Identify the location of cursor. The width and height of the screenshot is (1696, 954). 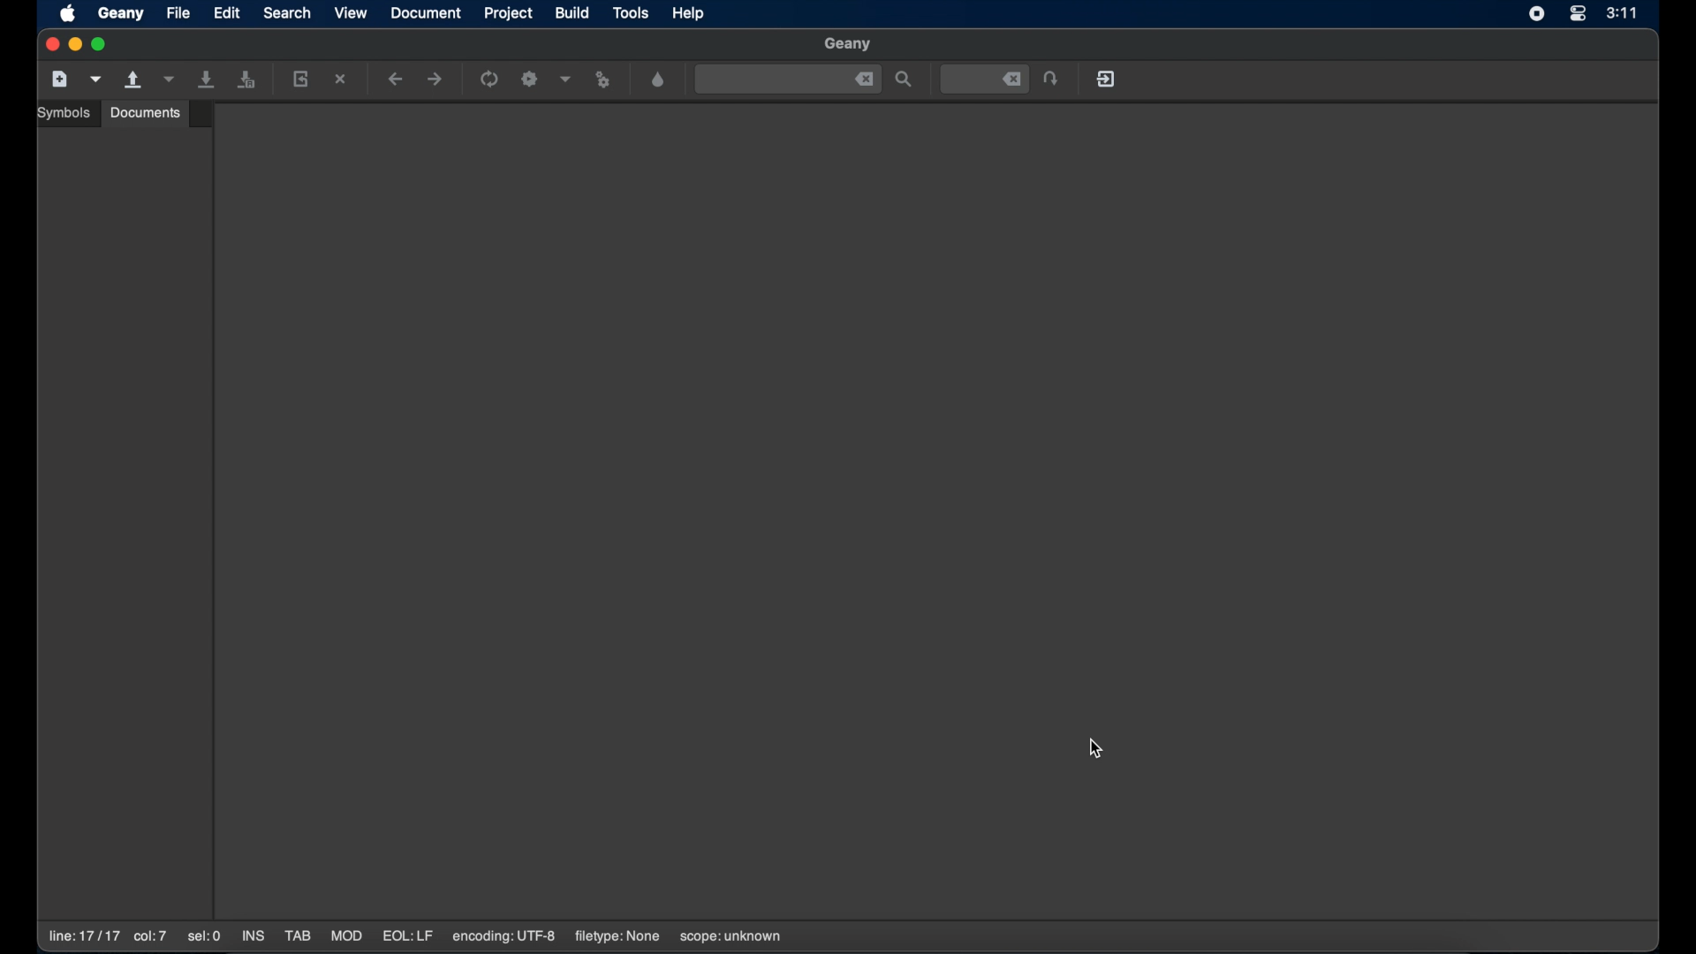
(1098, 749).